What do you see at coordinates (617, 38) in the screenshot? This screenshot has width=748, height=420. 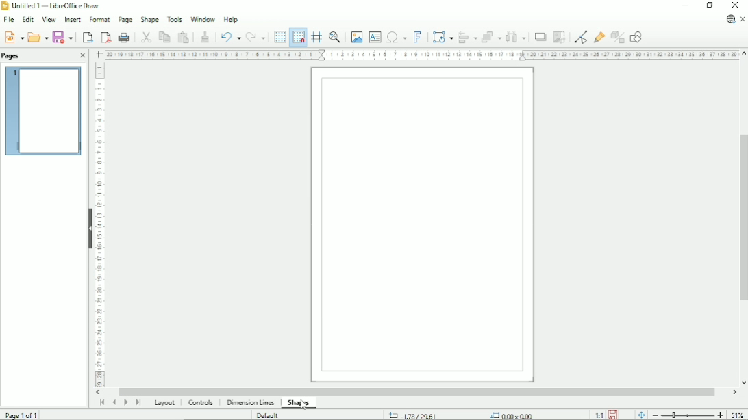 I see `Toggle extrusion` at bounding box center [617, 38].